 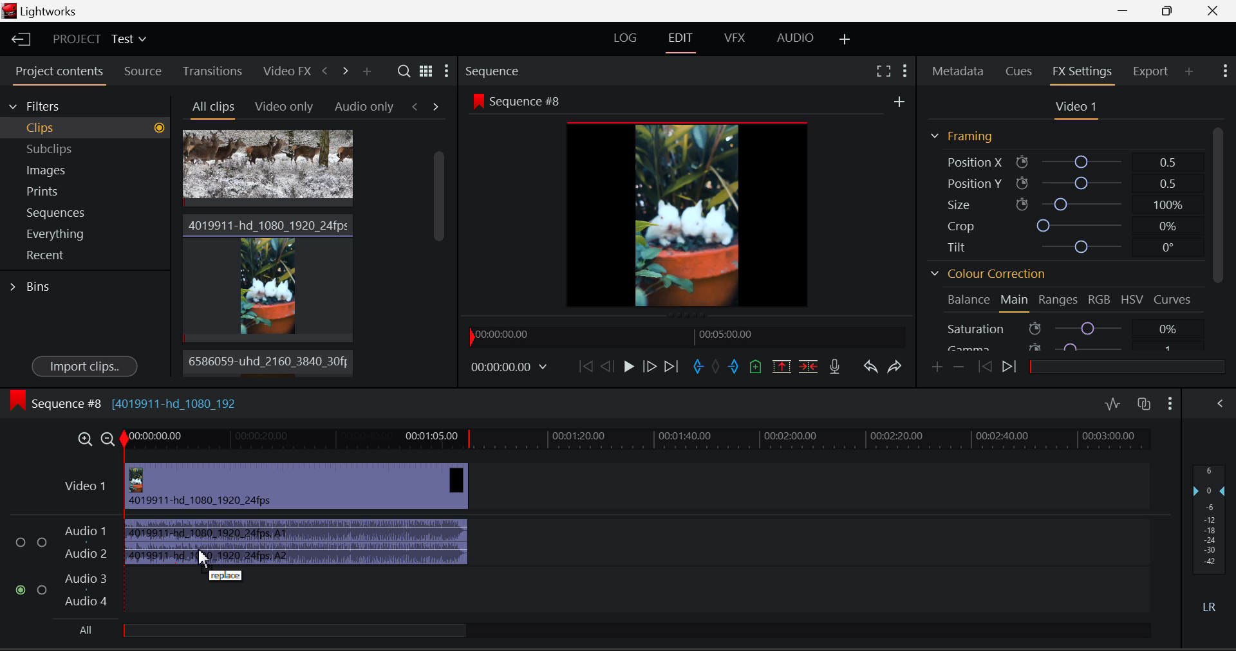 I want to click on Audio only, so click(x=364, y=105).